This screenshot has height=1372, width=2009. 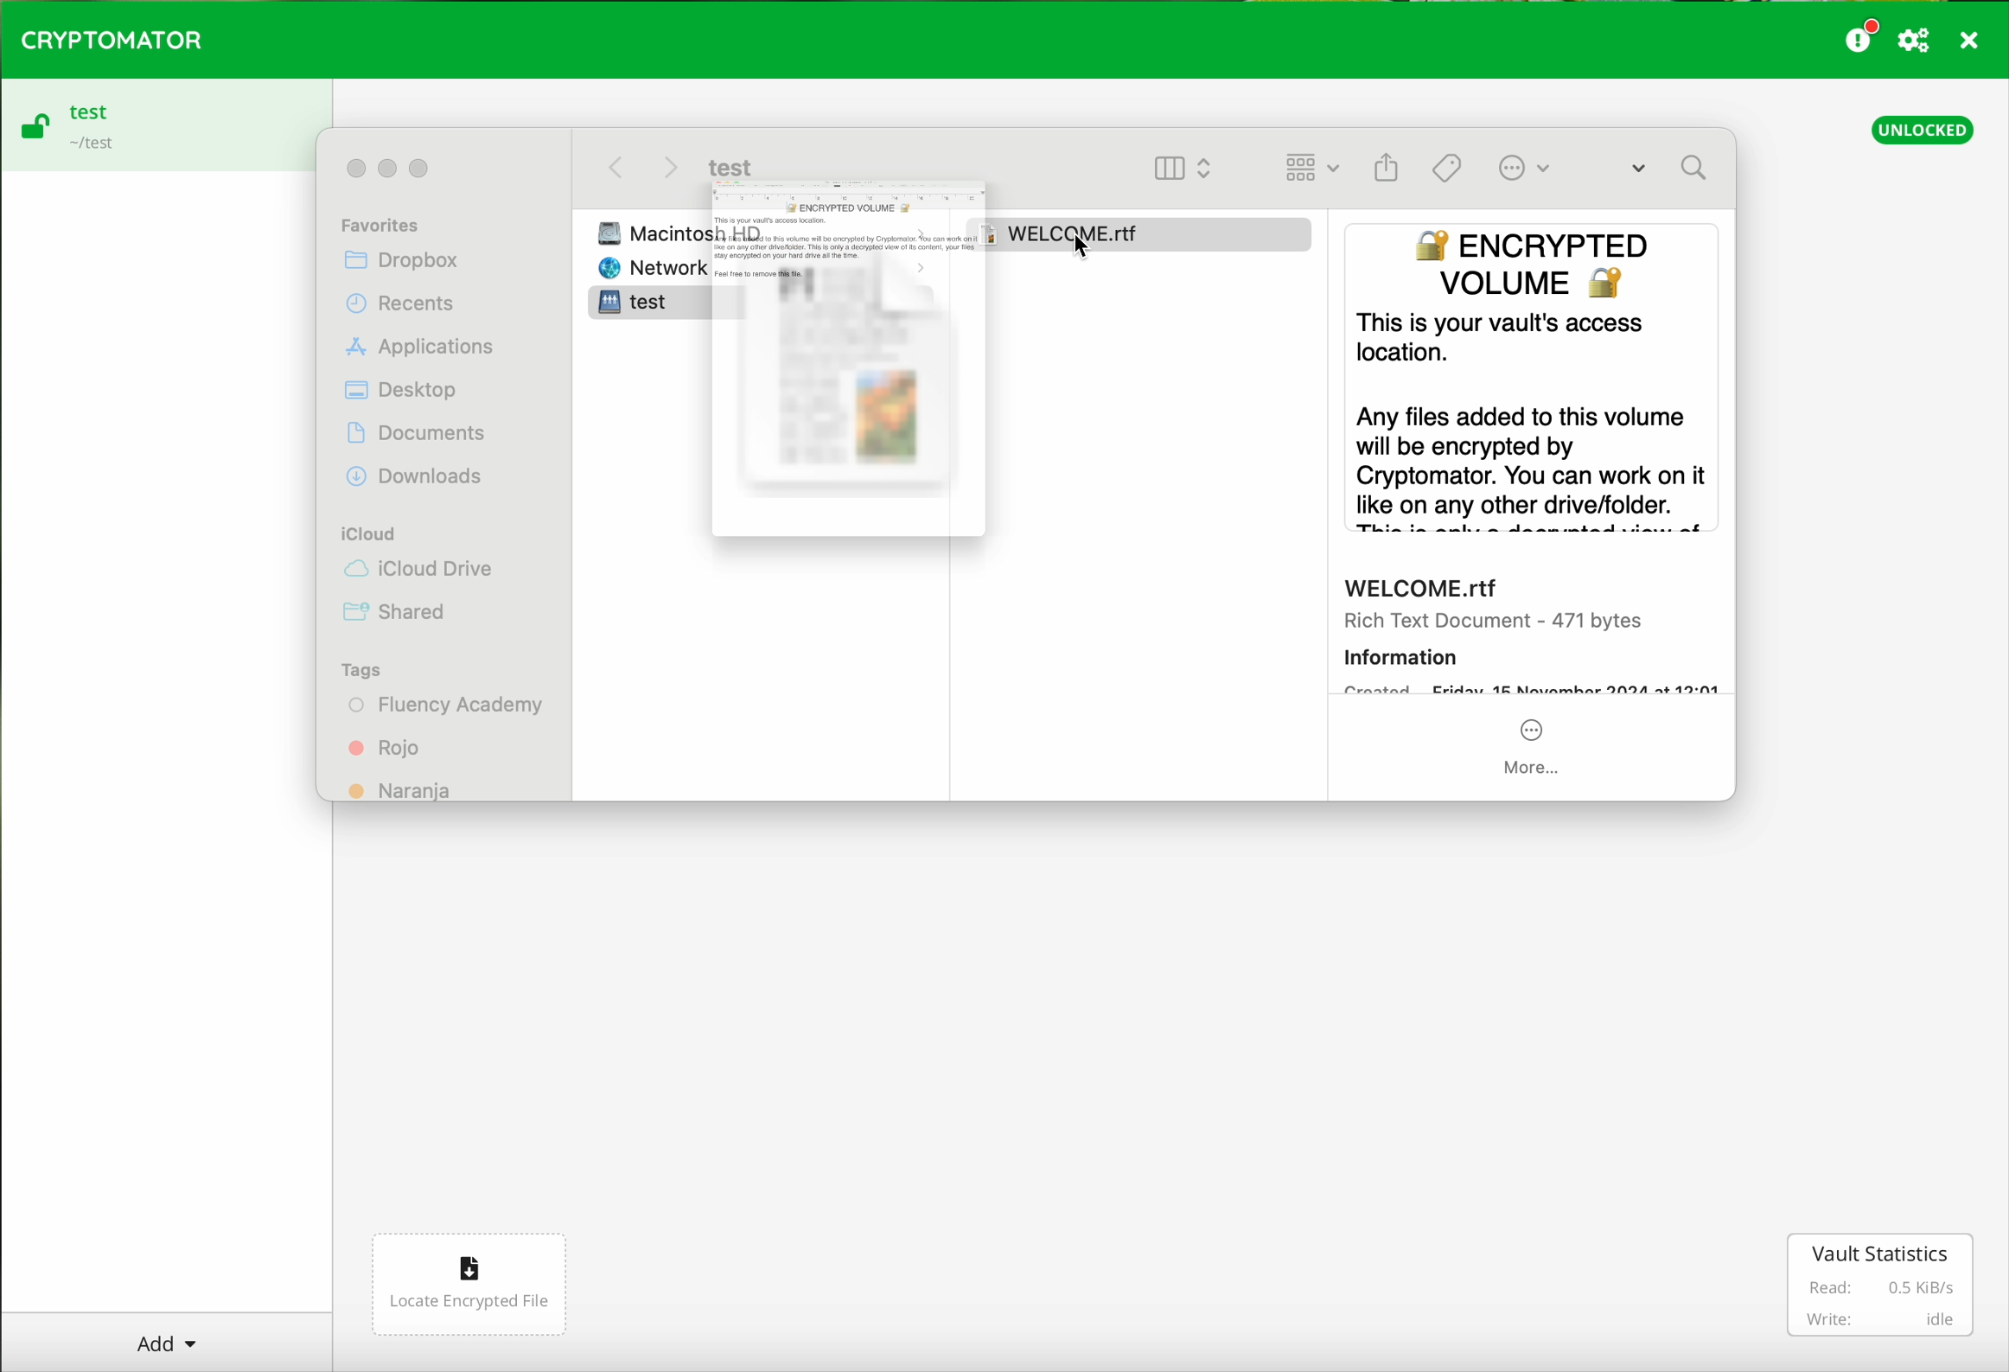 I want to click on Control buttons, so click(x=395, y=161).